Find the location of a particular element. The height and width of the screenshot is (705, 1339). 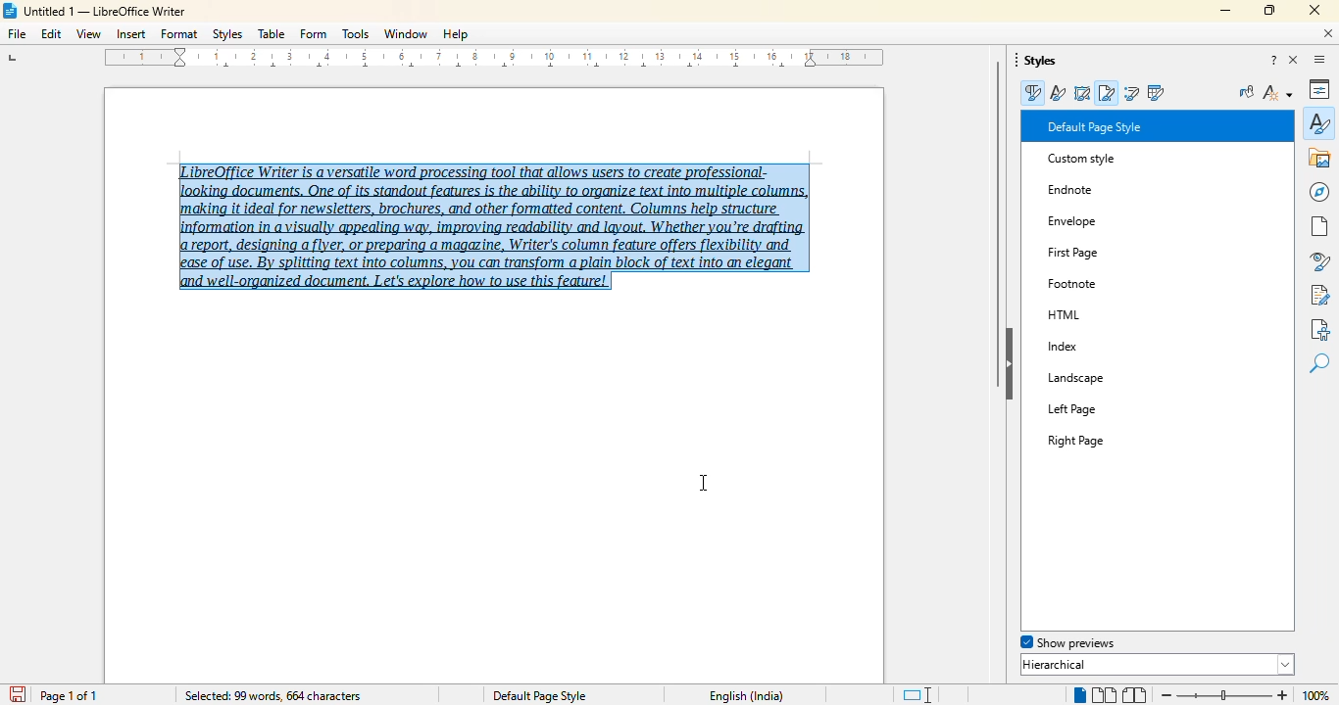

Left Page is located at coordinates (1100, 376).